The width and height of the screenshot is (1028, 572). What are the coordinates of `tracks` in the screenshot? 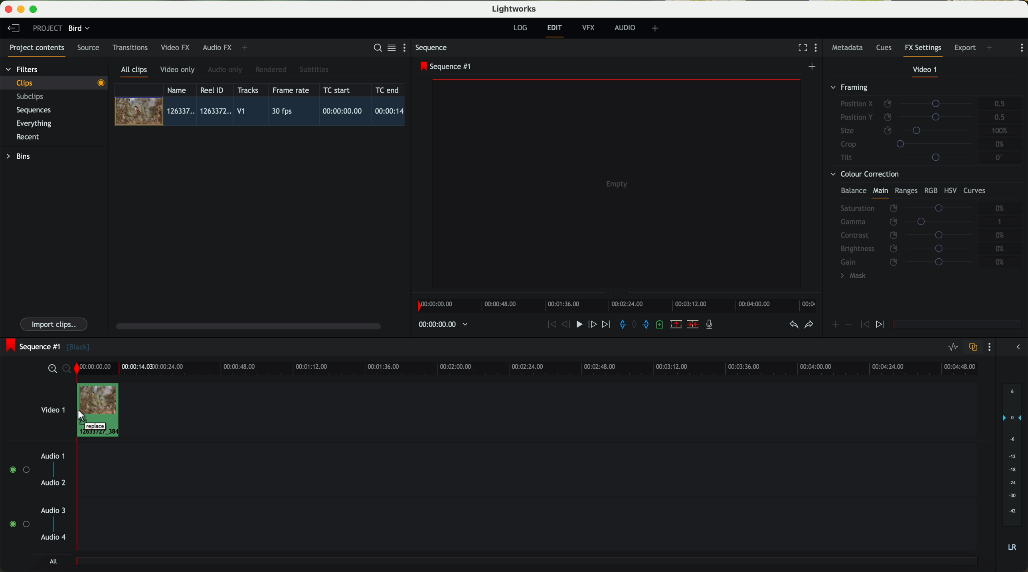 It's located at (247, 90).